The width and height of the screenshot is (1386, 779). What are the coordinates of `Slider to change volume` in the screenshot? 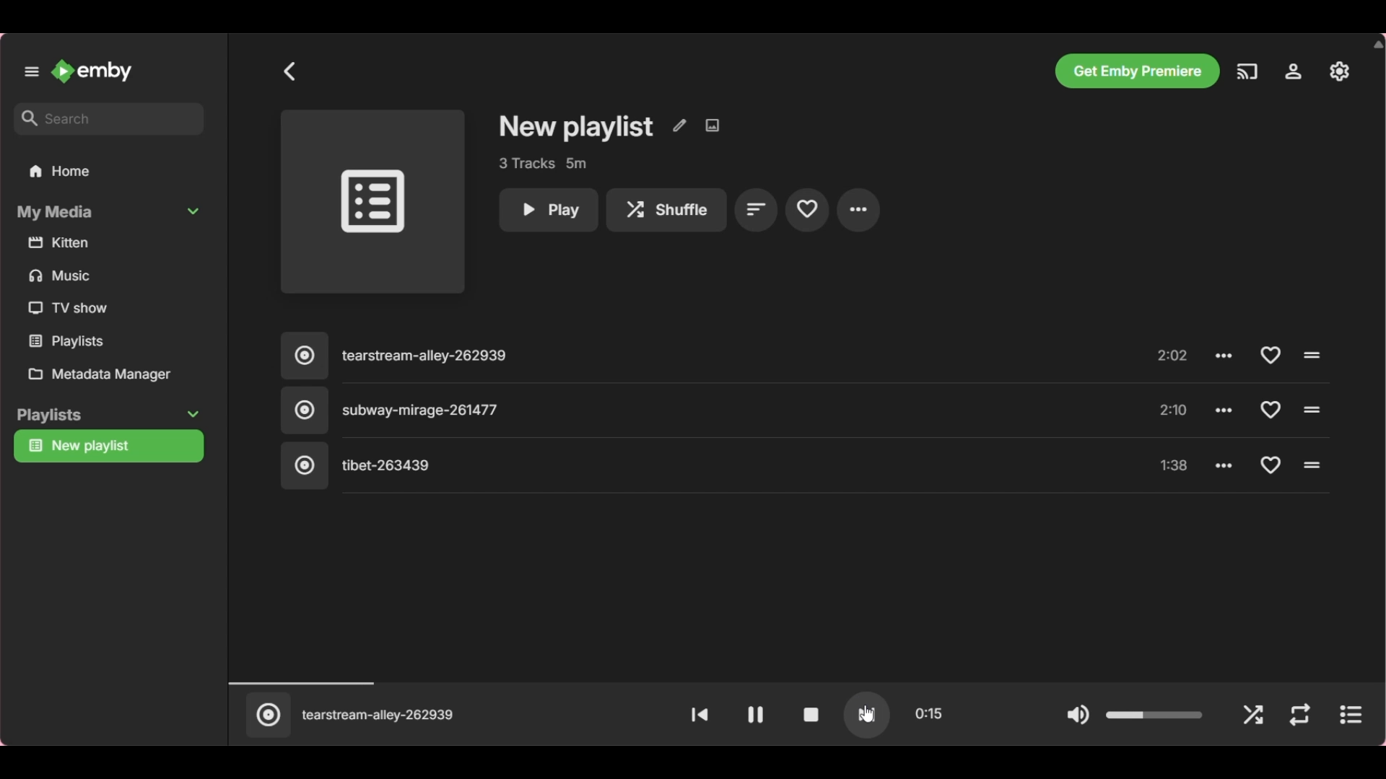 It's located at (1154, 709).